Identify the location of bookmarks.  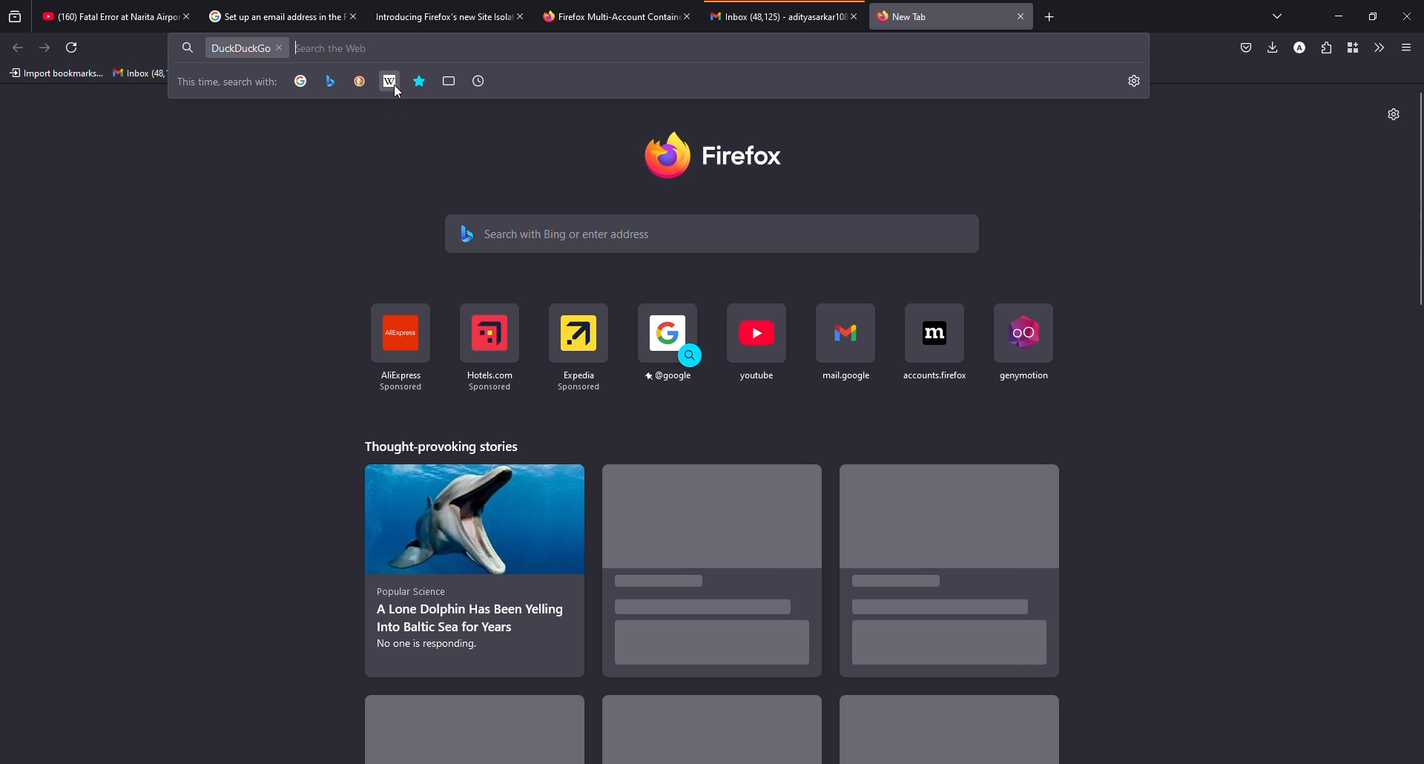
(421, 82).